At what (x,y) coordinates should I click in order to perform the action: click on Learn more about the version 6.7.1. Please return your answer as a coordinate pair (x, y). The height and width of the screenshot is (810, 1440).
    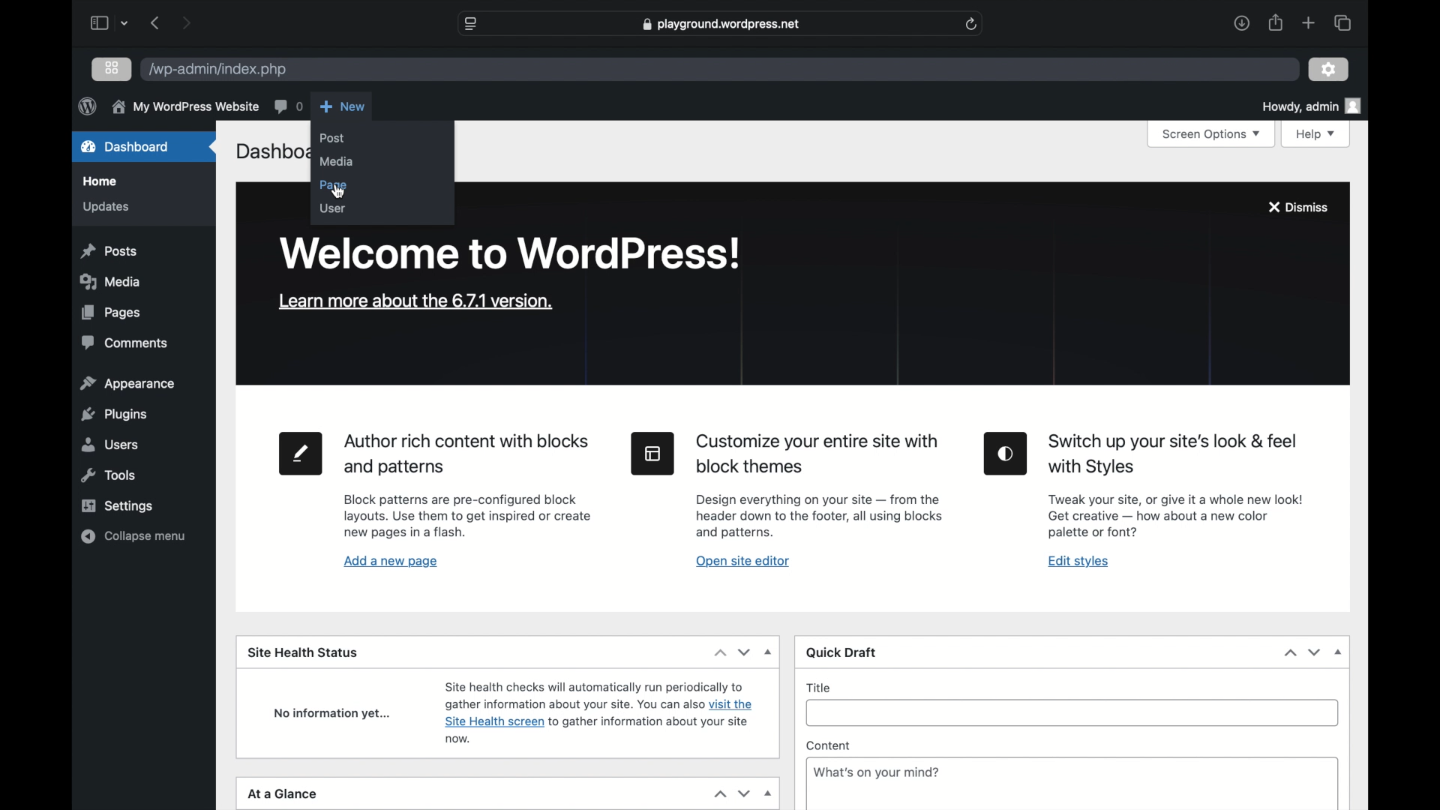
    Looking at the image, I should click on (412, 301).